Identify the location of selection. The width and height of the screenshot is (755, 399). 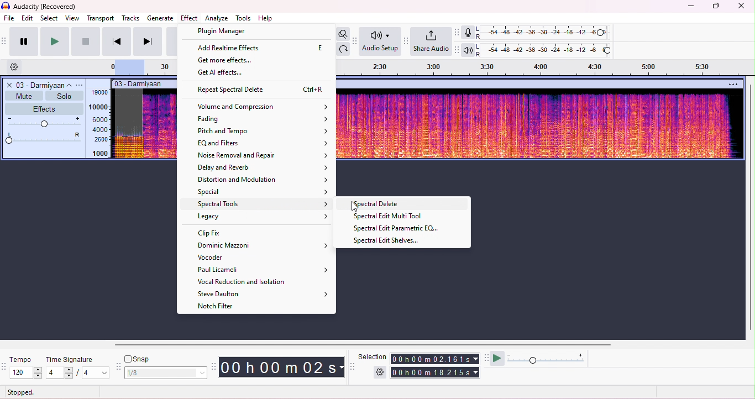
(373, 356).